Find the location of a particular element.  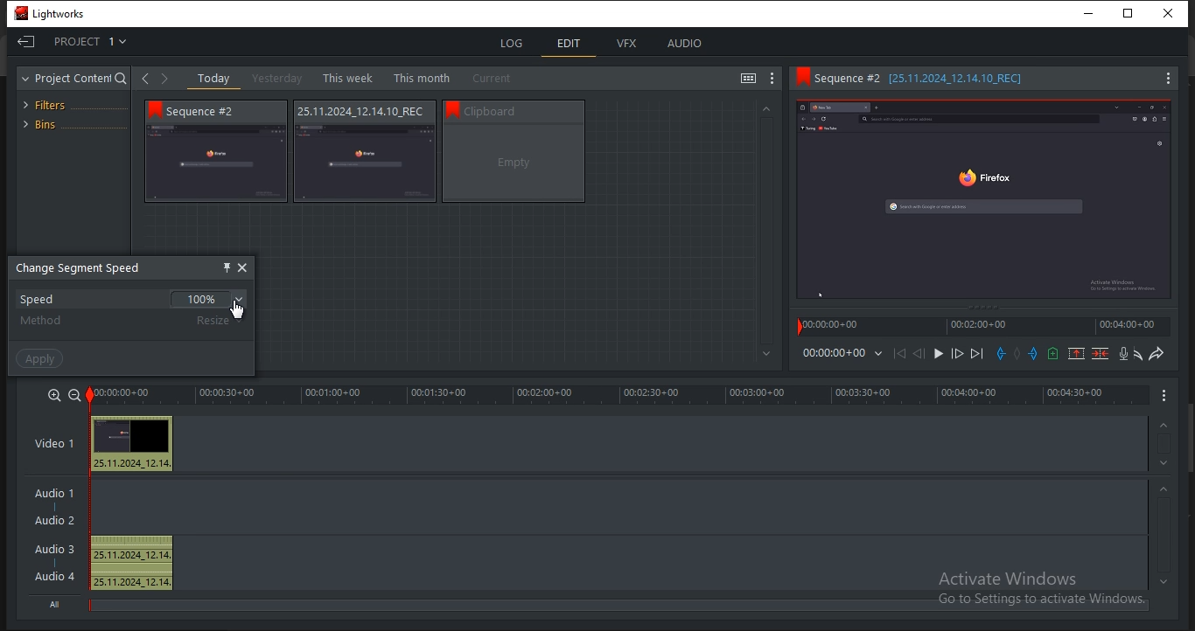

Back is located at coordinates (145, 79).